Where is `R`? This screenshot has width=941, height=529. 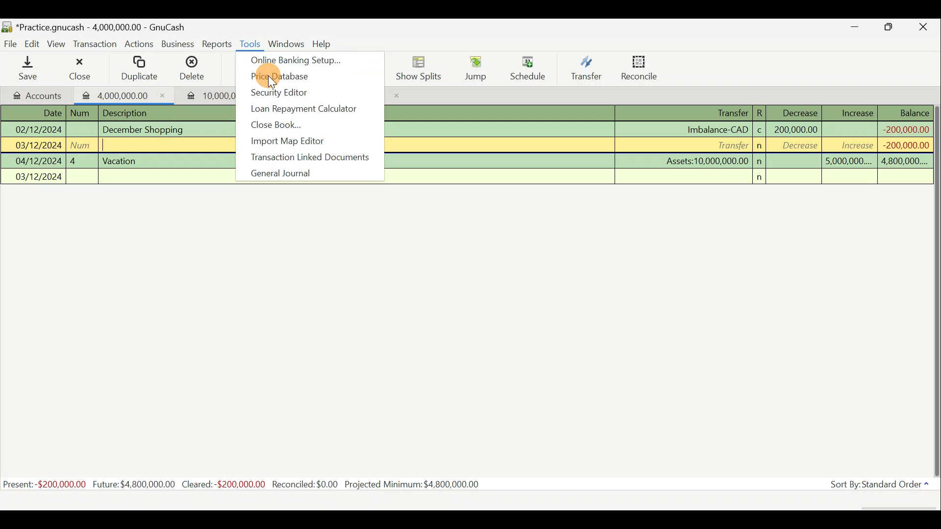 R is located at coordinates (763, 112).